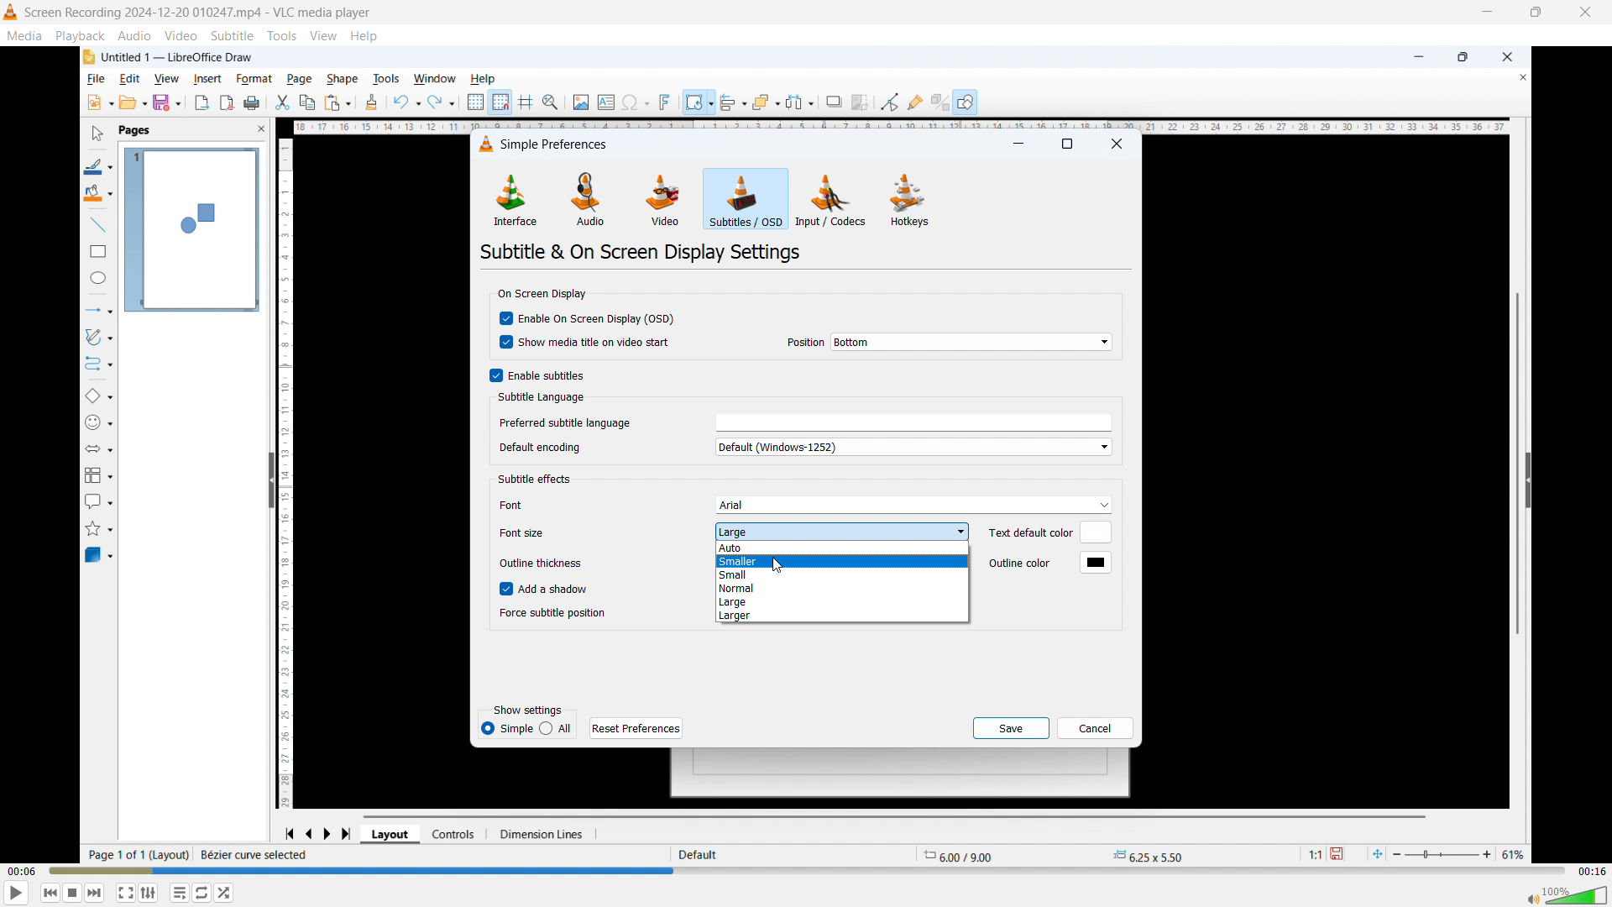 This screenshot has width=1612, height=907. What do you see at coordinates (506, 731) in the screenshot?
I see `Simple` at bounding box center [506, 731].